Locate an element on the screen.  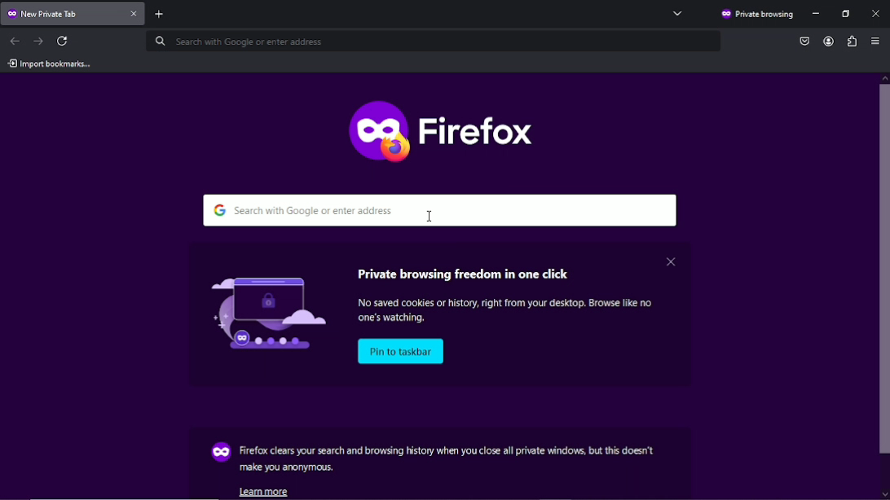
vertical scrollbar is located at coordinates (884, 290).